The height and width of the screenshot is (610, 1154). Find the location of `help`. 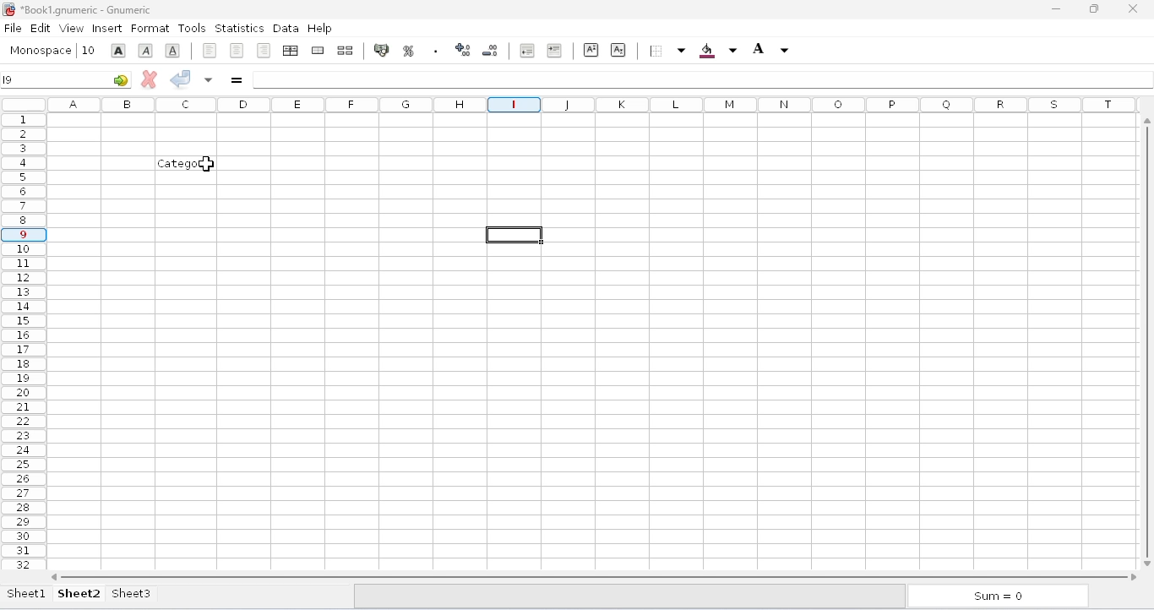

help is located at coordinates (319, 27).